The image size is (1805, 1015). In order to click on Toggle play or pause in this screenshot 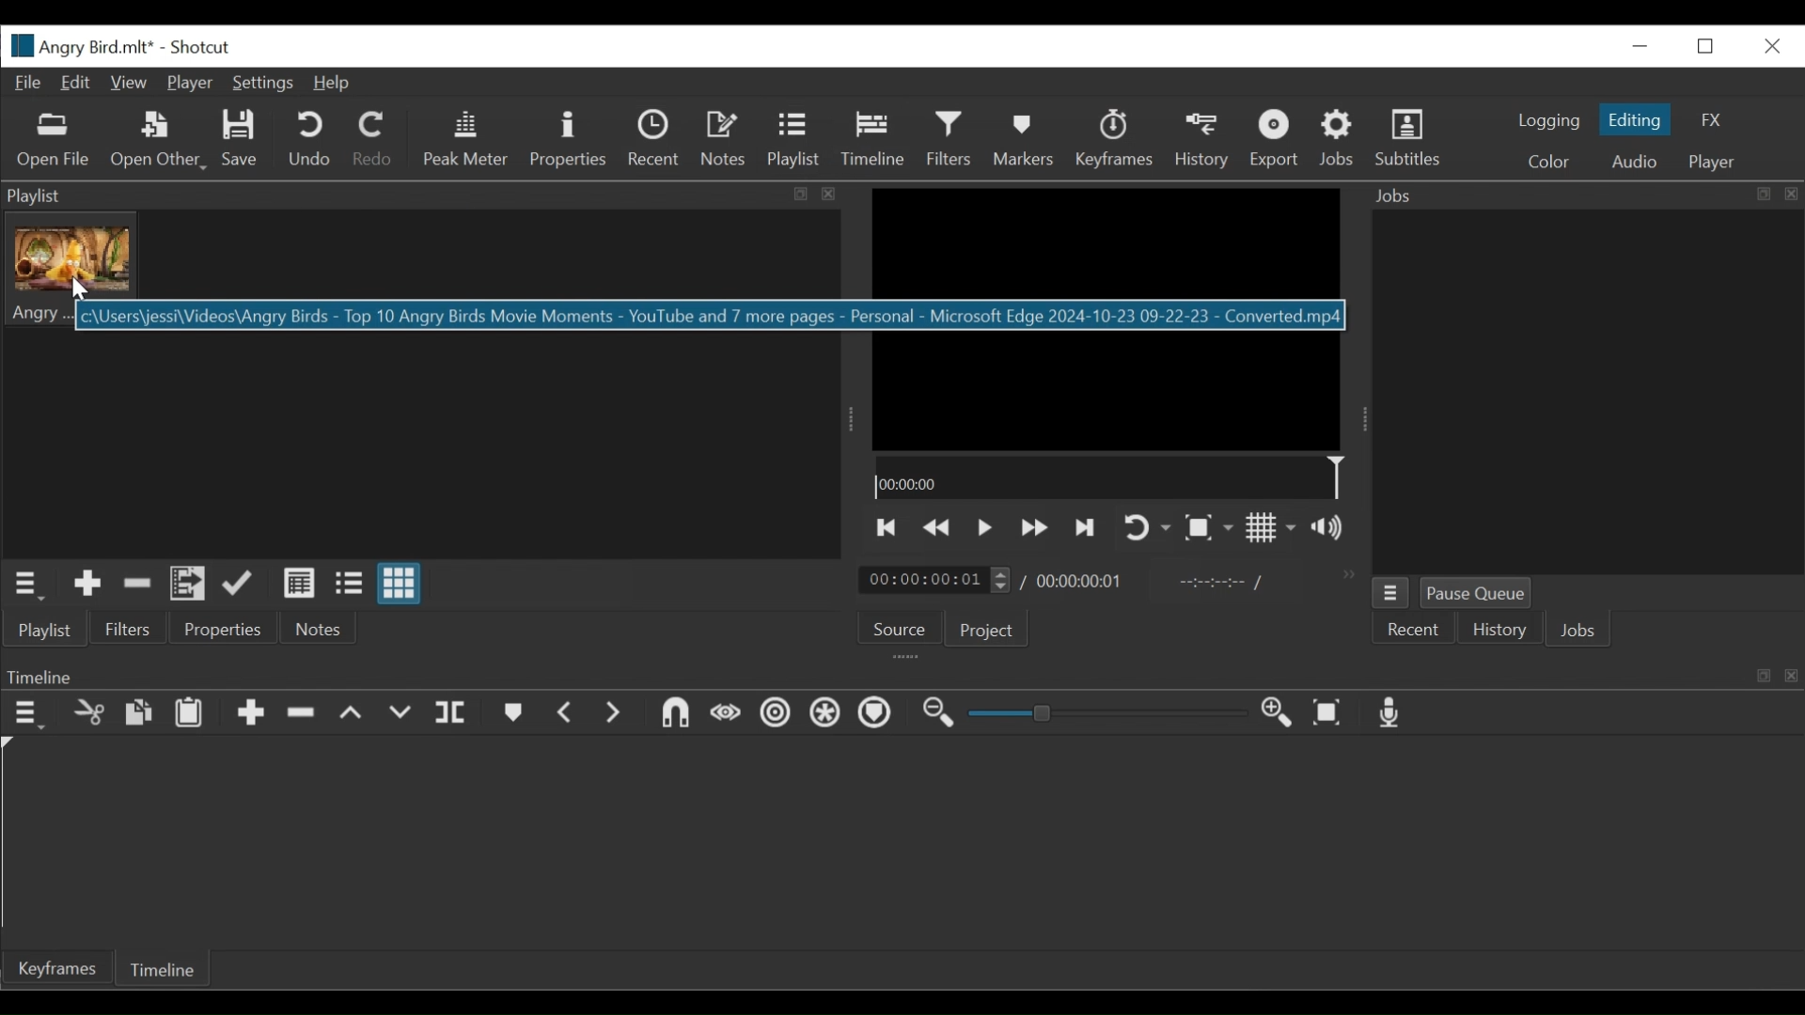, I will do `click(983, 526)`.